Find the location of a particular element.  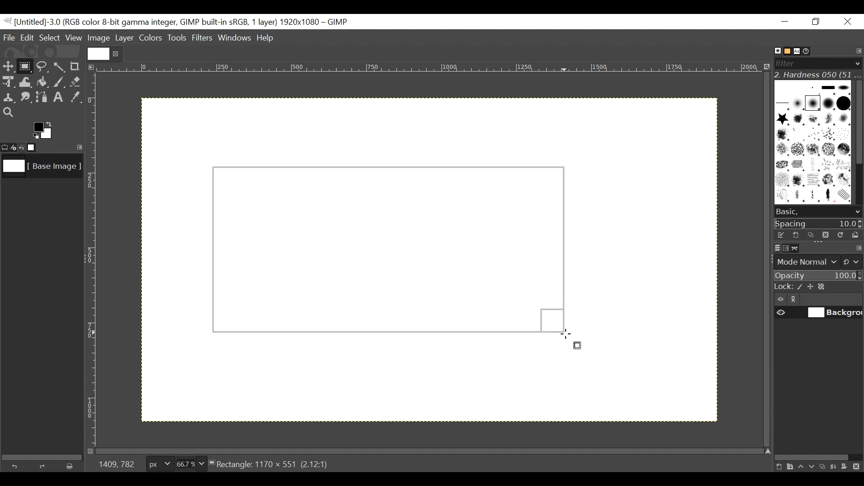

Layer is located at coordinates (124, 37).